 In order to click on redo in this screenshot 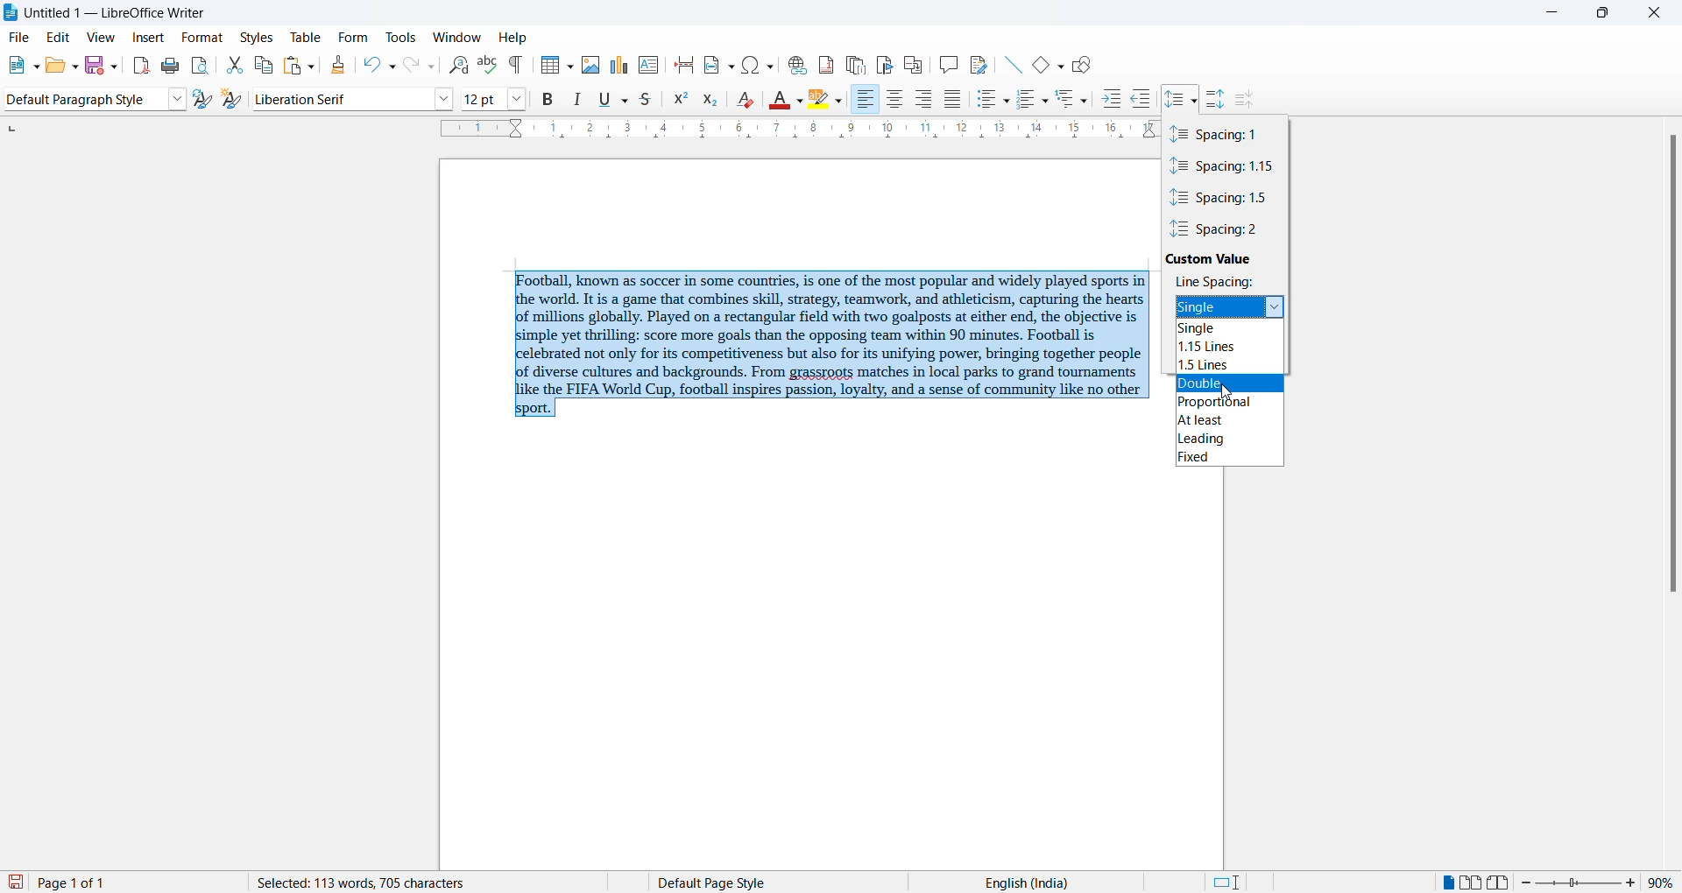, I will do `click(421, 66)`.